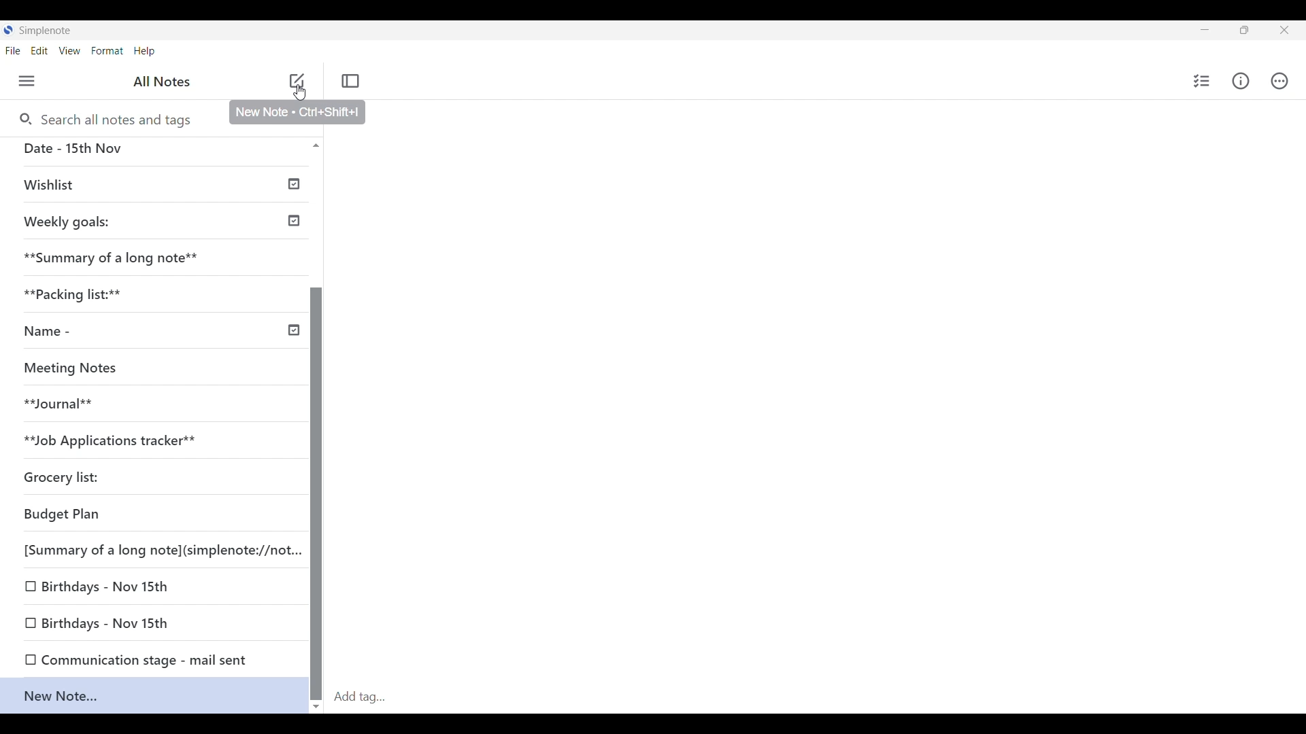 This screenshot has width=1306, height=734. I want to click on 0 Birthdays - Nov 15th, so click(99, 623).